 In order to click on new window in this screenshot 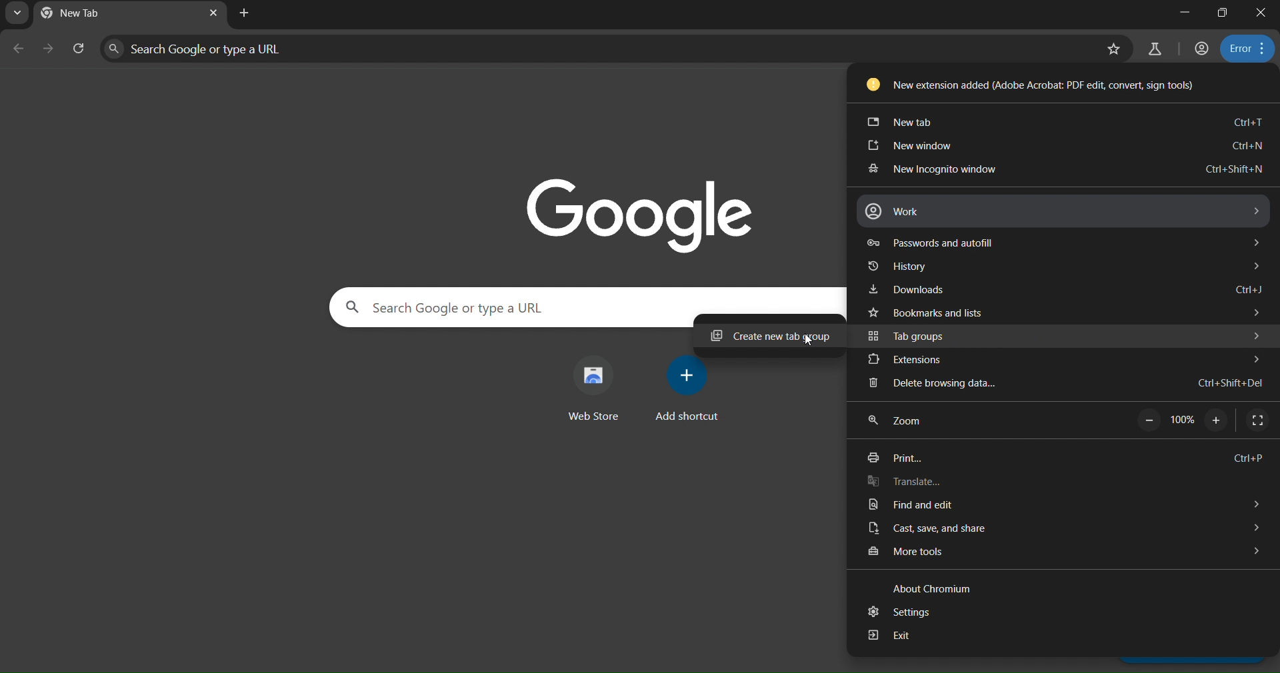, I will do `click(1063, 146)`.